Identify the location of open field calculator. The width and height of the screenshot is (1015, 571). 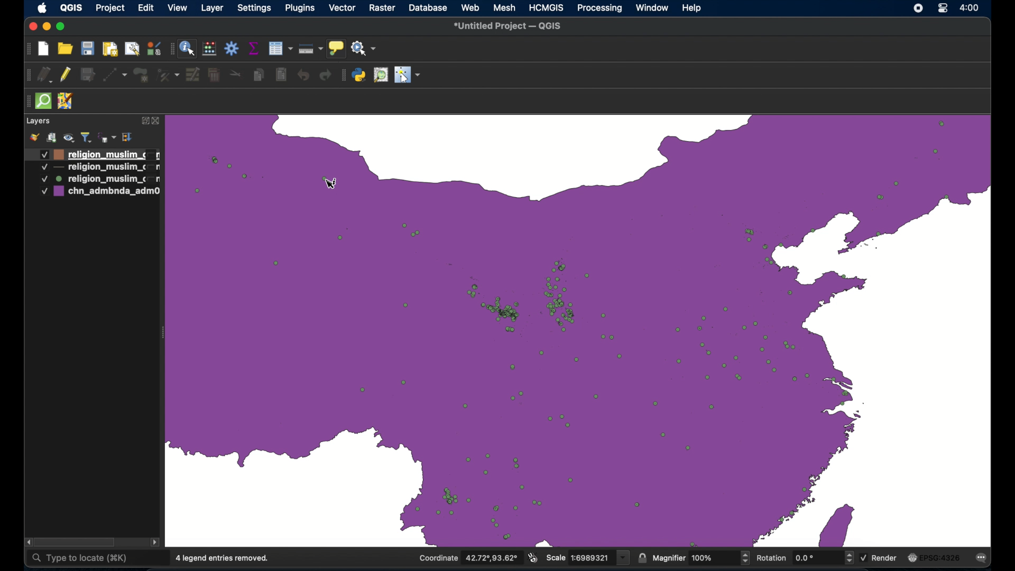
(209, 49).